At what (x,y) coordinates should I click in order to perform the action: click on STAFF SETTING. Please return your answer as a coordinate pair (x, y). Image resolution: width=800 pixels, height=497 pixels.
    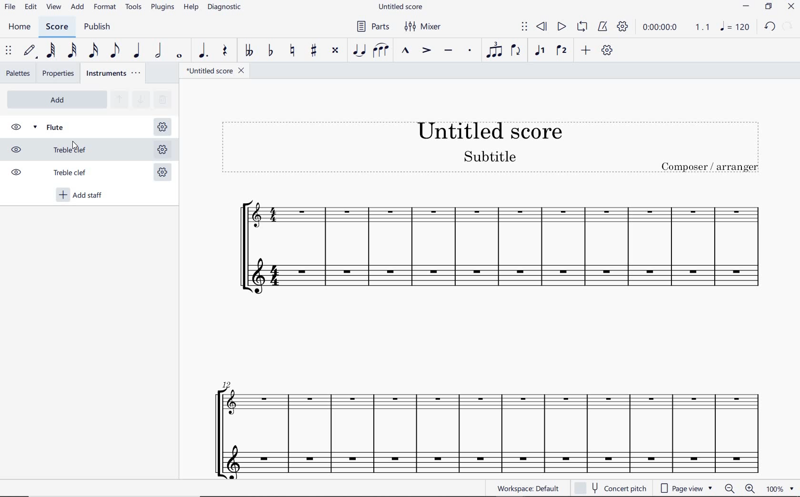
    Looking at the image, I should click on (161, 149).